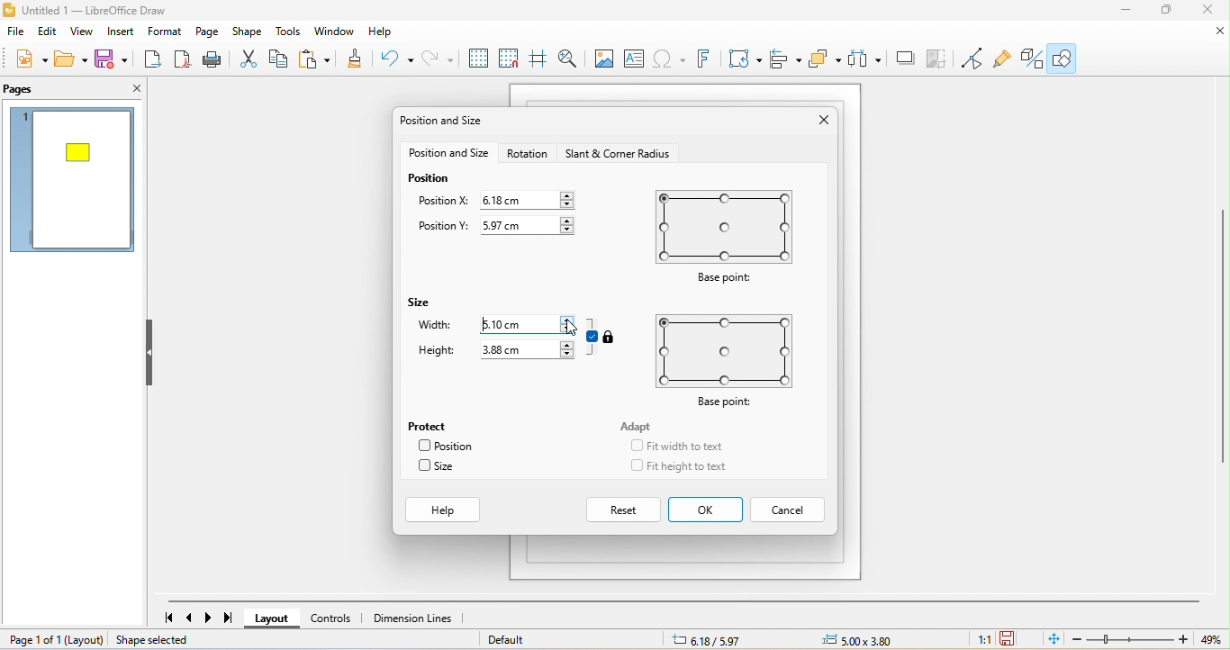  What do you see at coordinates (1120, 11) in the screenshot?
I see `minimize` at bounding box center [1120, 11].